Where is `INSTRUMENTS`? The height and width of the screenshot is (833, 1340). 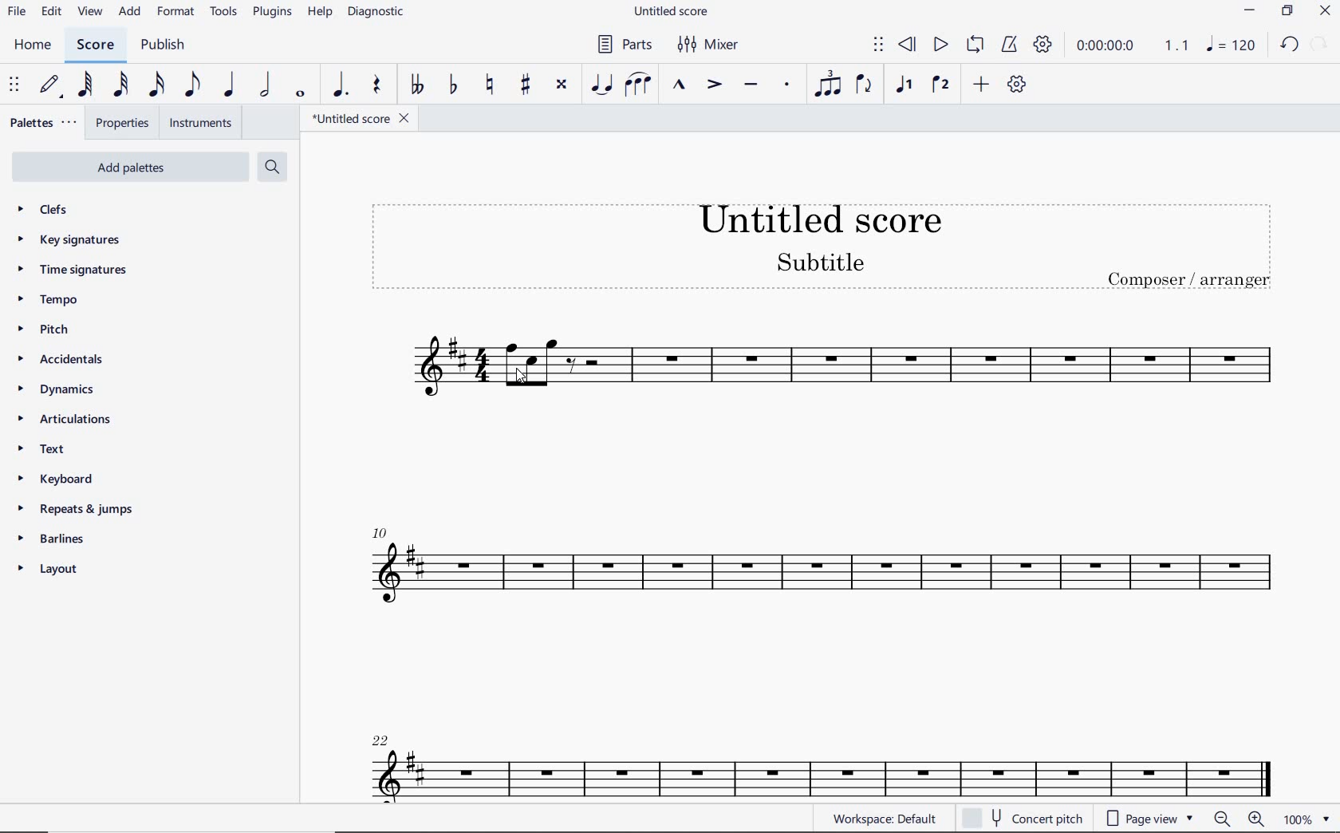 INSTRUMENTS is located at coordinates (199, 124).